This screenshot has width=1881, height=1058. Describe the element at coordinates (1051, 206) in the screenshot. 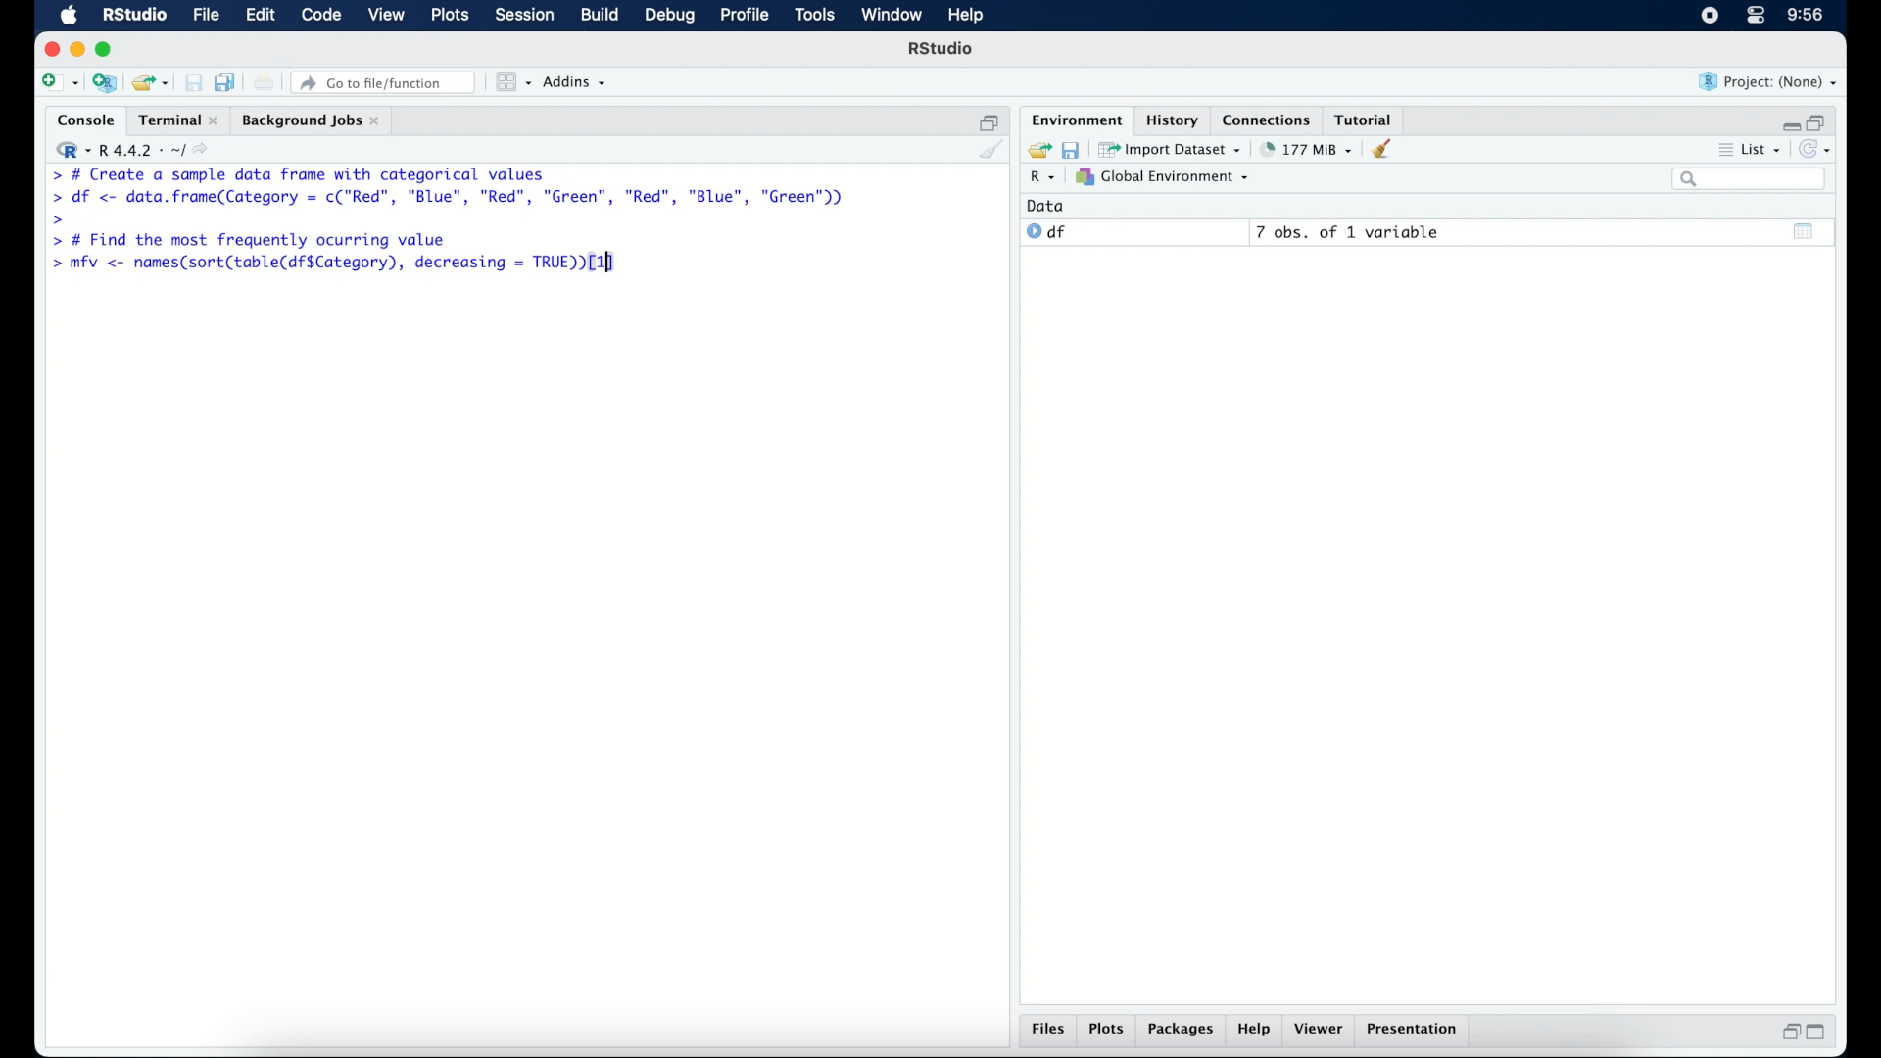

I see `data` at that location.